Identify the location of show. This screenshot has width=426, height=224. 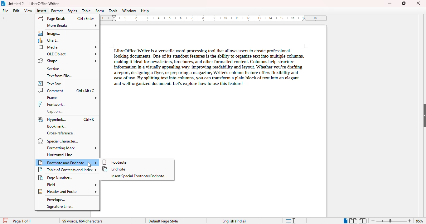
(423, 115).